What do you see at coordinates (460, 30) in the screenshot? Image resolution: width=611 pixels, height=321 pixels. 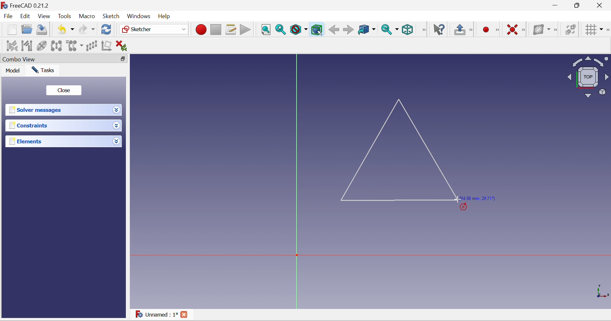 I see `Leave sketch` at bounding box center [460, 30].